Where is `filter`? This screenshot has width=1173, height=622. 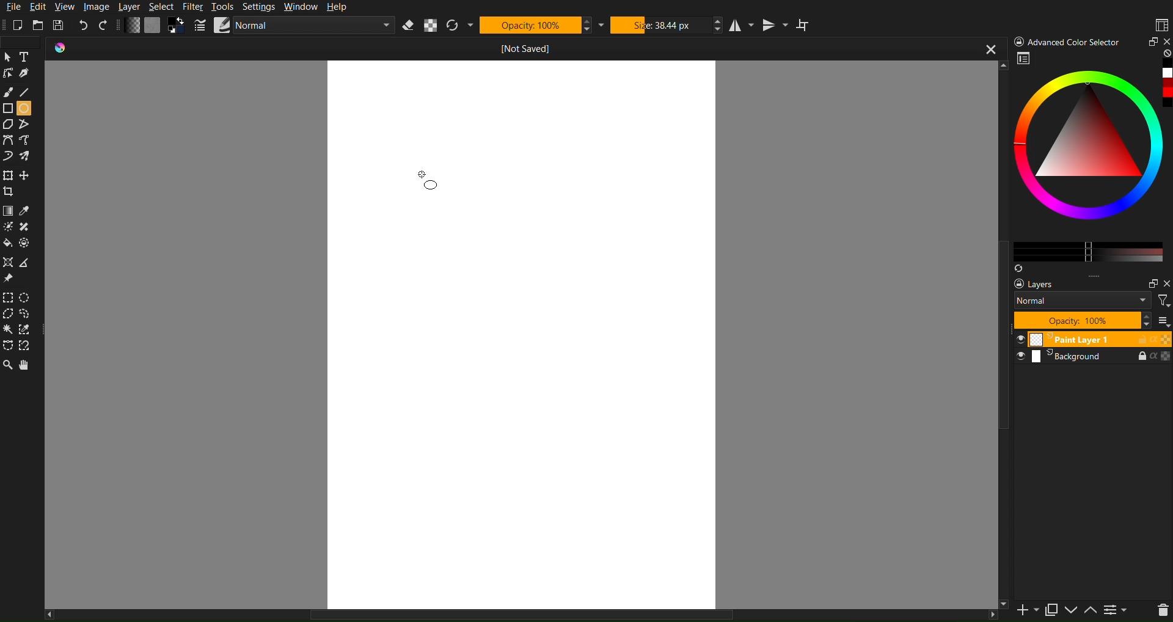
filter is located at coordinates (1164, 299).